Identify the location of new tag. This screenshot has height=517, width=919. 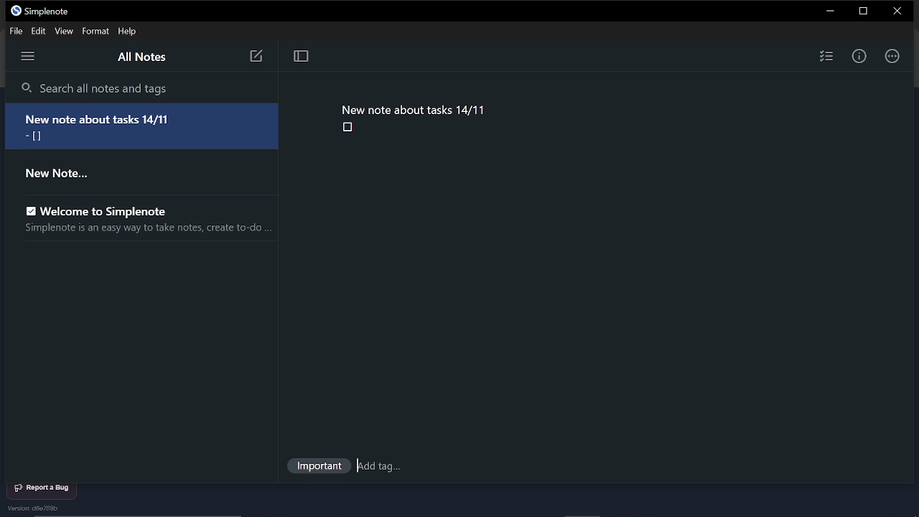
(383, 466).